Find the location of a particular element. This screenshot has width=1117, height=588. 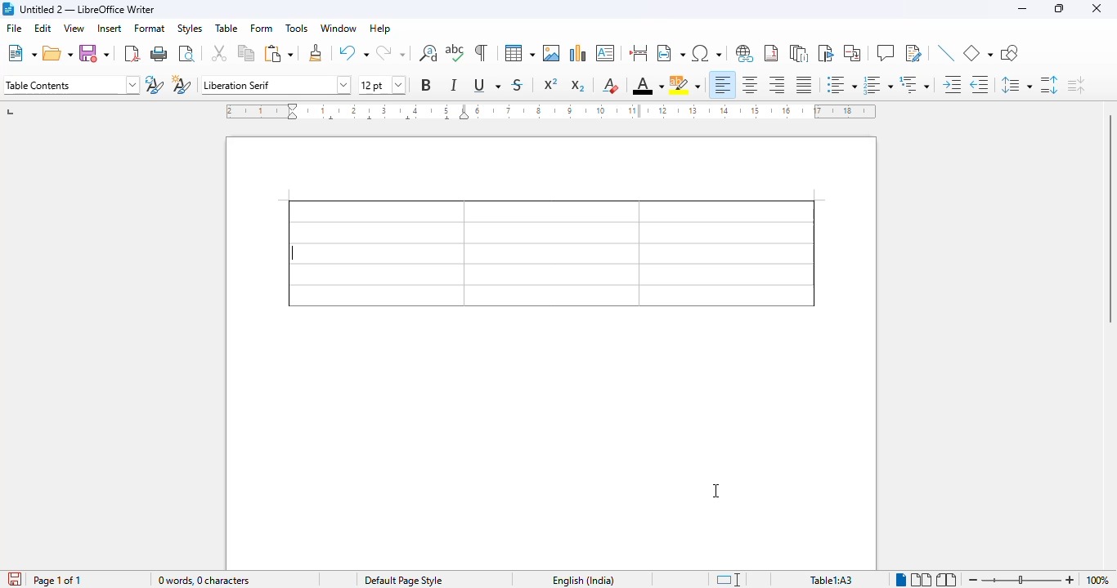

update new selection is located at coordinates (155, 84).